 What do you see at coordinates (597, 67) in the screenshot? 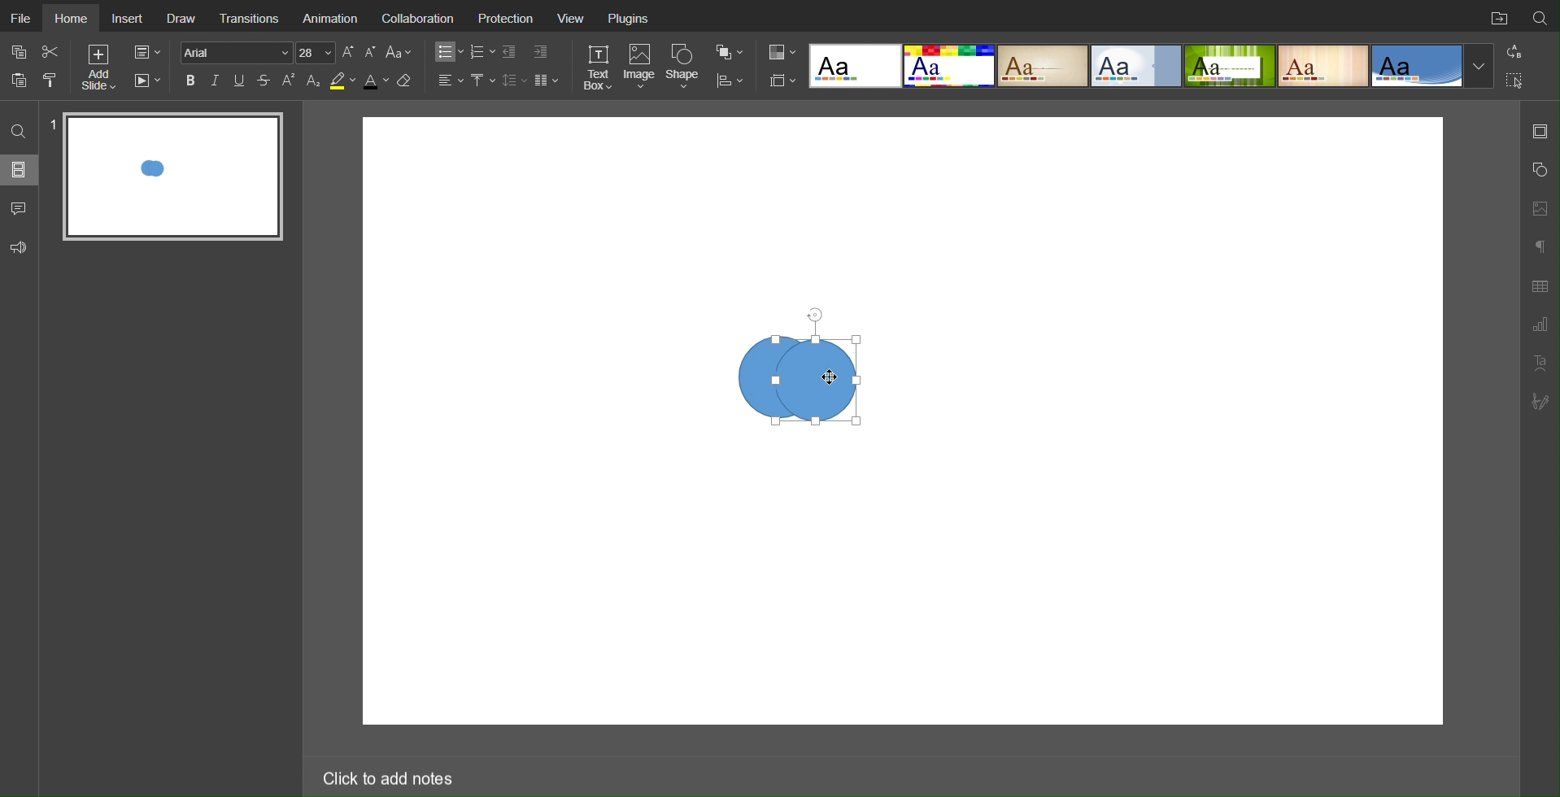
I see `Text Box` at bounding box center [597, 67].